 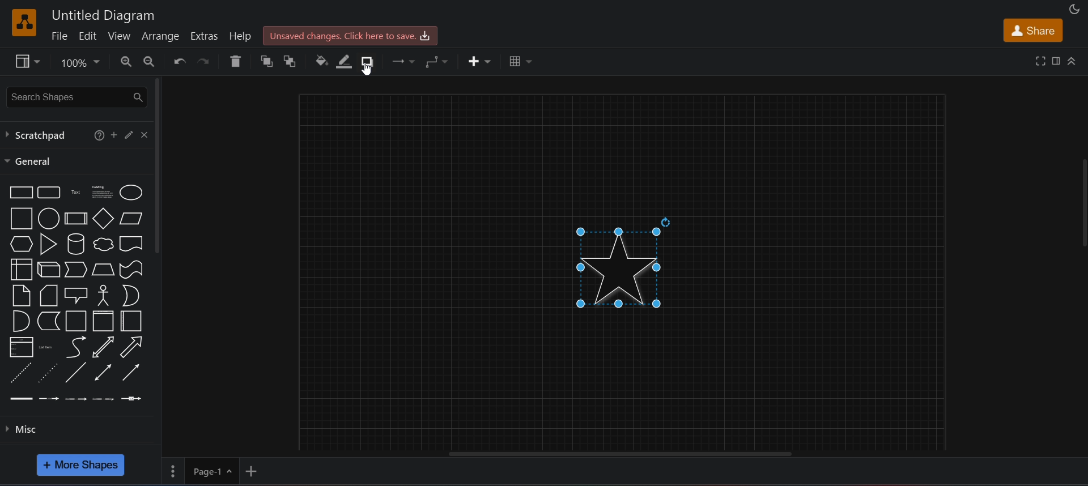 What do you see at coordinates (92, 35) in the screenshot?
I see `edit` at bounding box center [92, 35].